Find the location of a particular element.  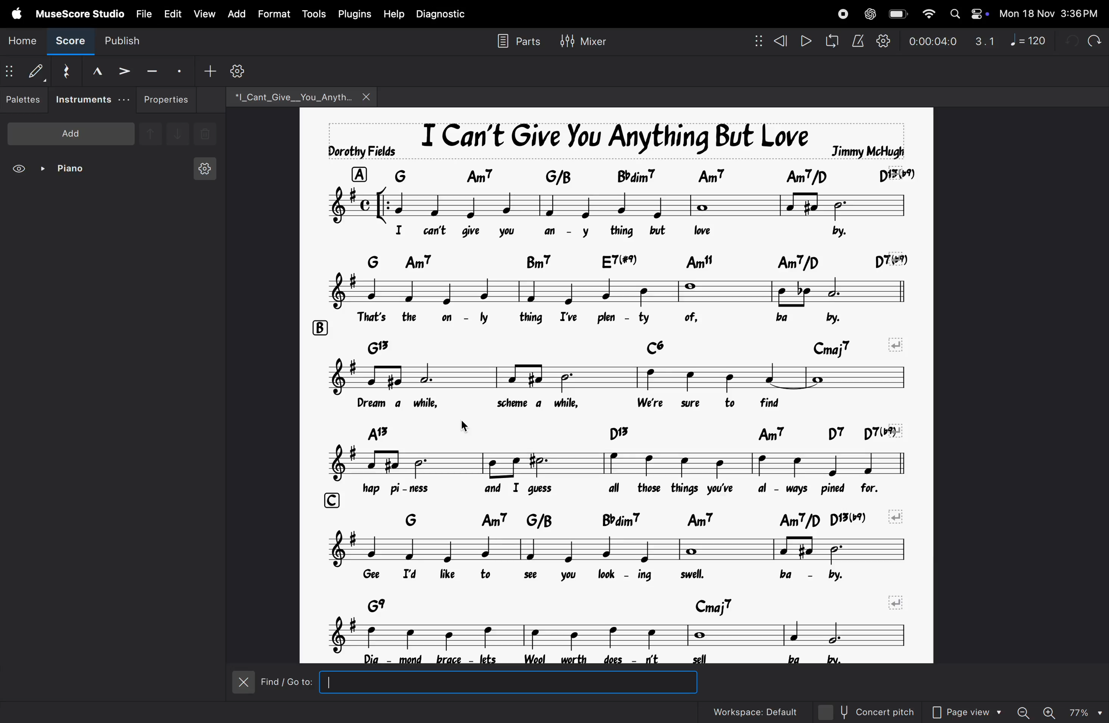

redo is located at coordinates (1095, 39).